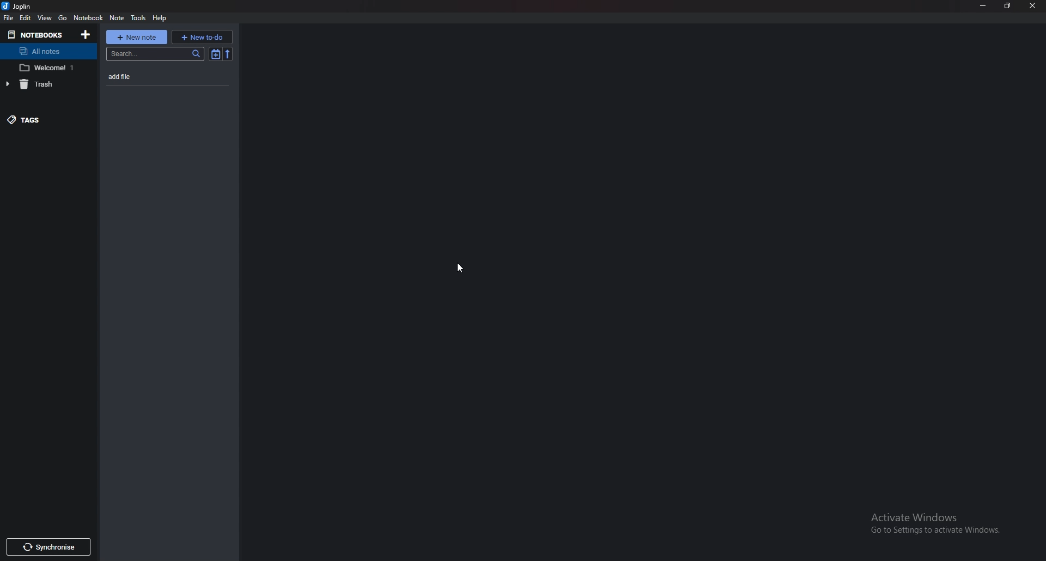 The width and height of the screenshot is (1046, 561). Describe the element at coordinates (86, 35) in the screenshot. I see `Add notebooks` at that location.